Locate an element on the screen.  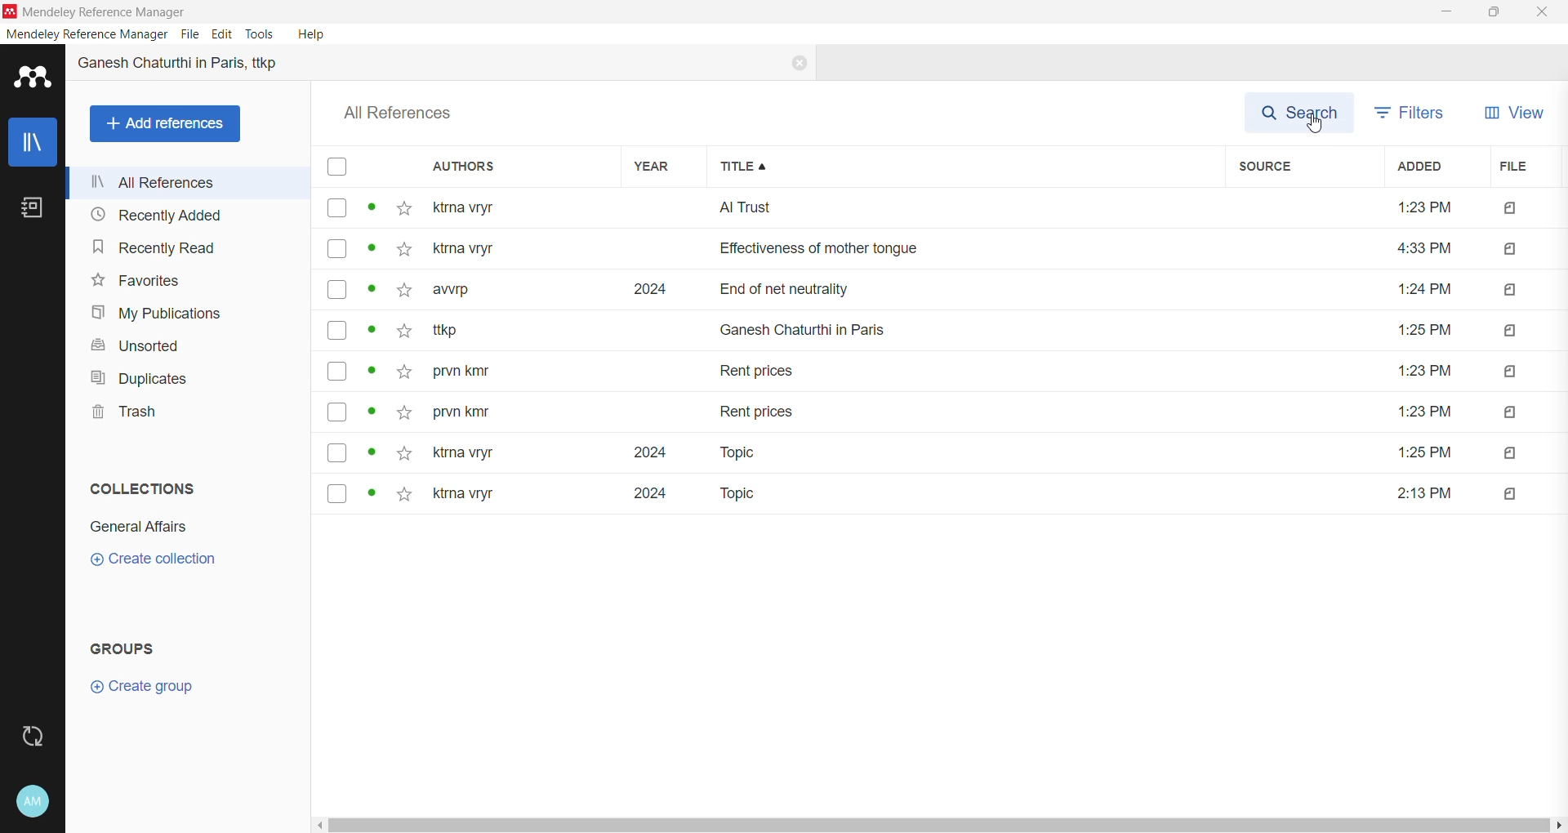
move right is located at coordinates (1558, 824).